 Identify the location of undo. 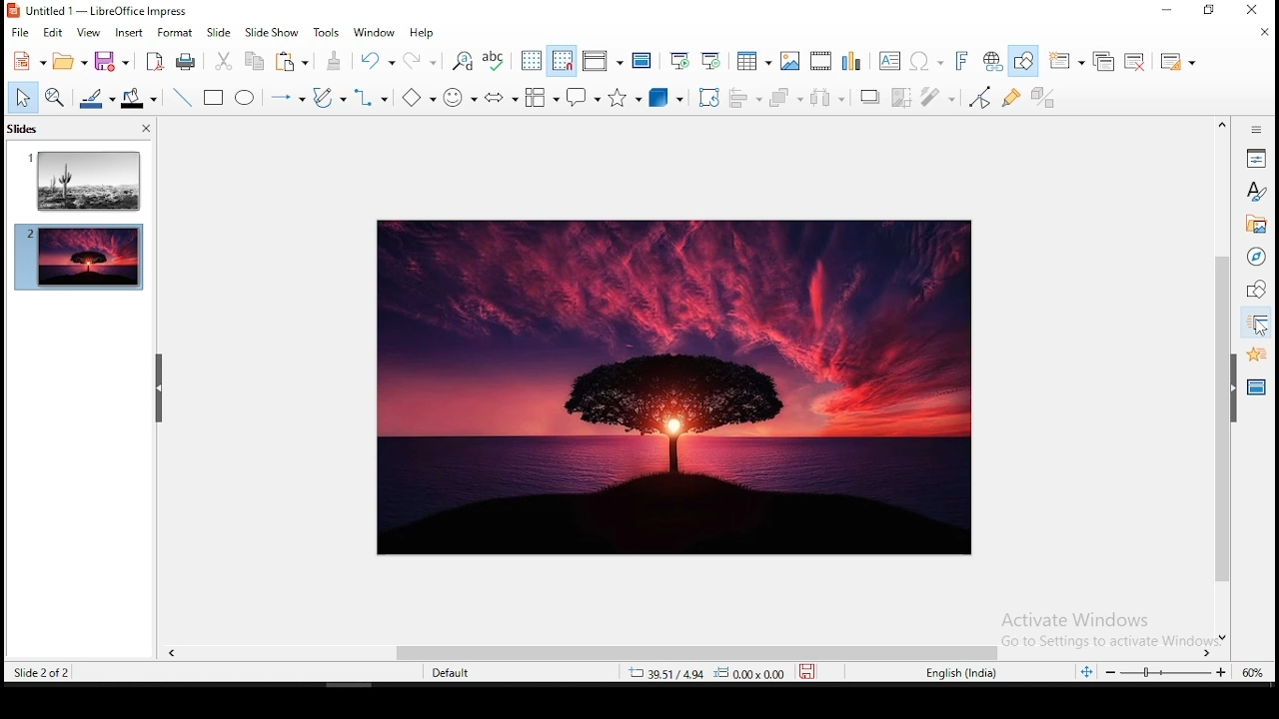
(379, 61).